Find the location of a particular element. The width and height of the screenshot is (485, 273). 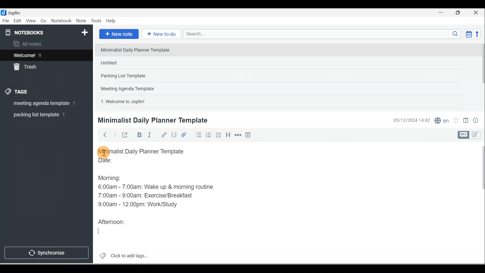

Toggle editor layout is located at coordinates (471, 135).